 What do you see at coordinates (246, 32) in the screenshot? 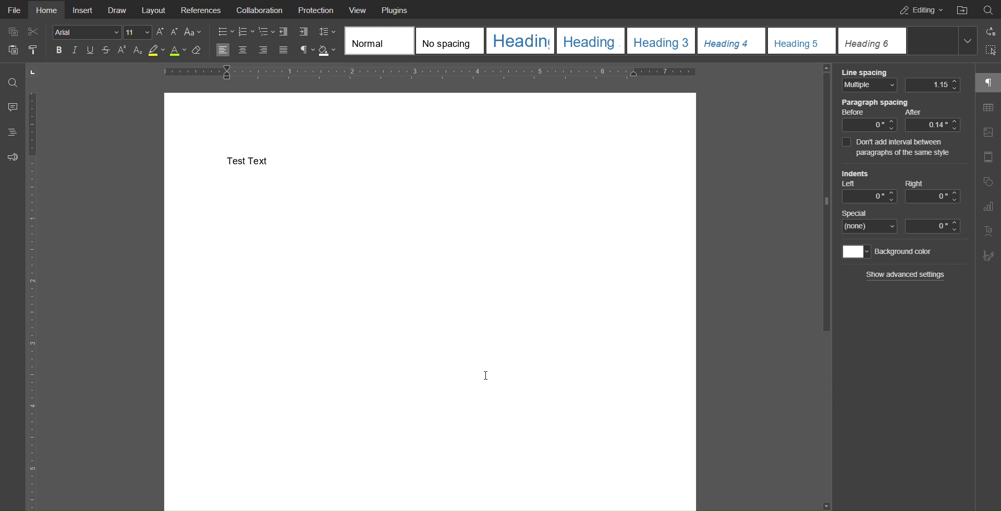
I see `Numbered List` at bounding box center [246, 32].